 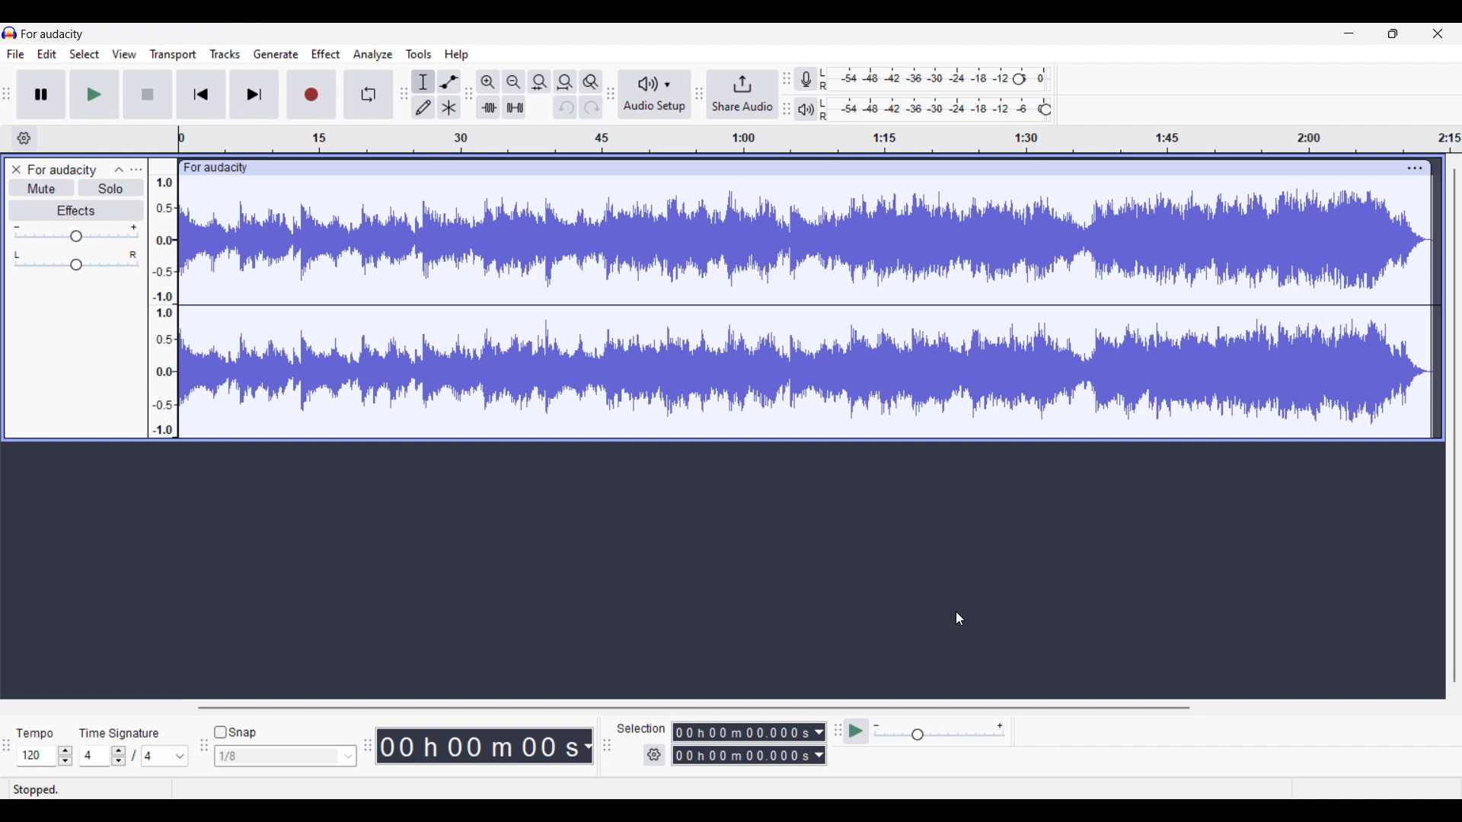 I want to click on Indicates time signature settings, so click(x=120, y=733).